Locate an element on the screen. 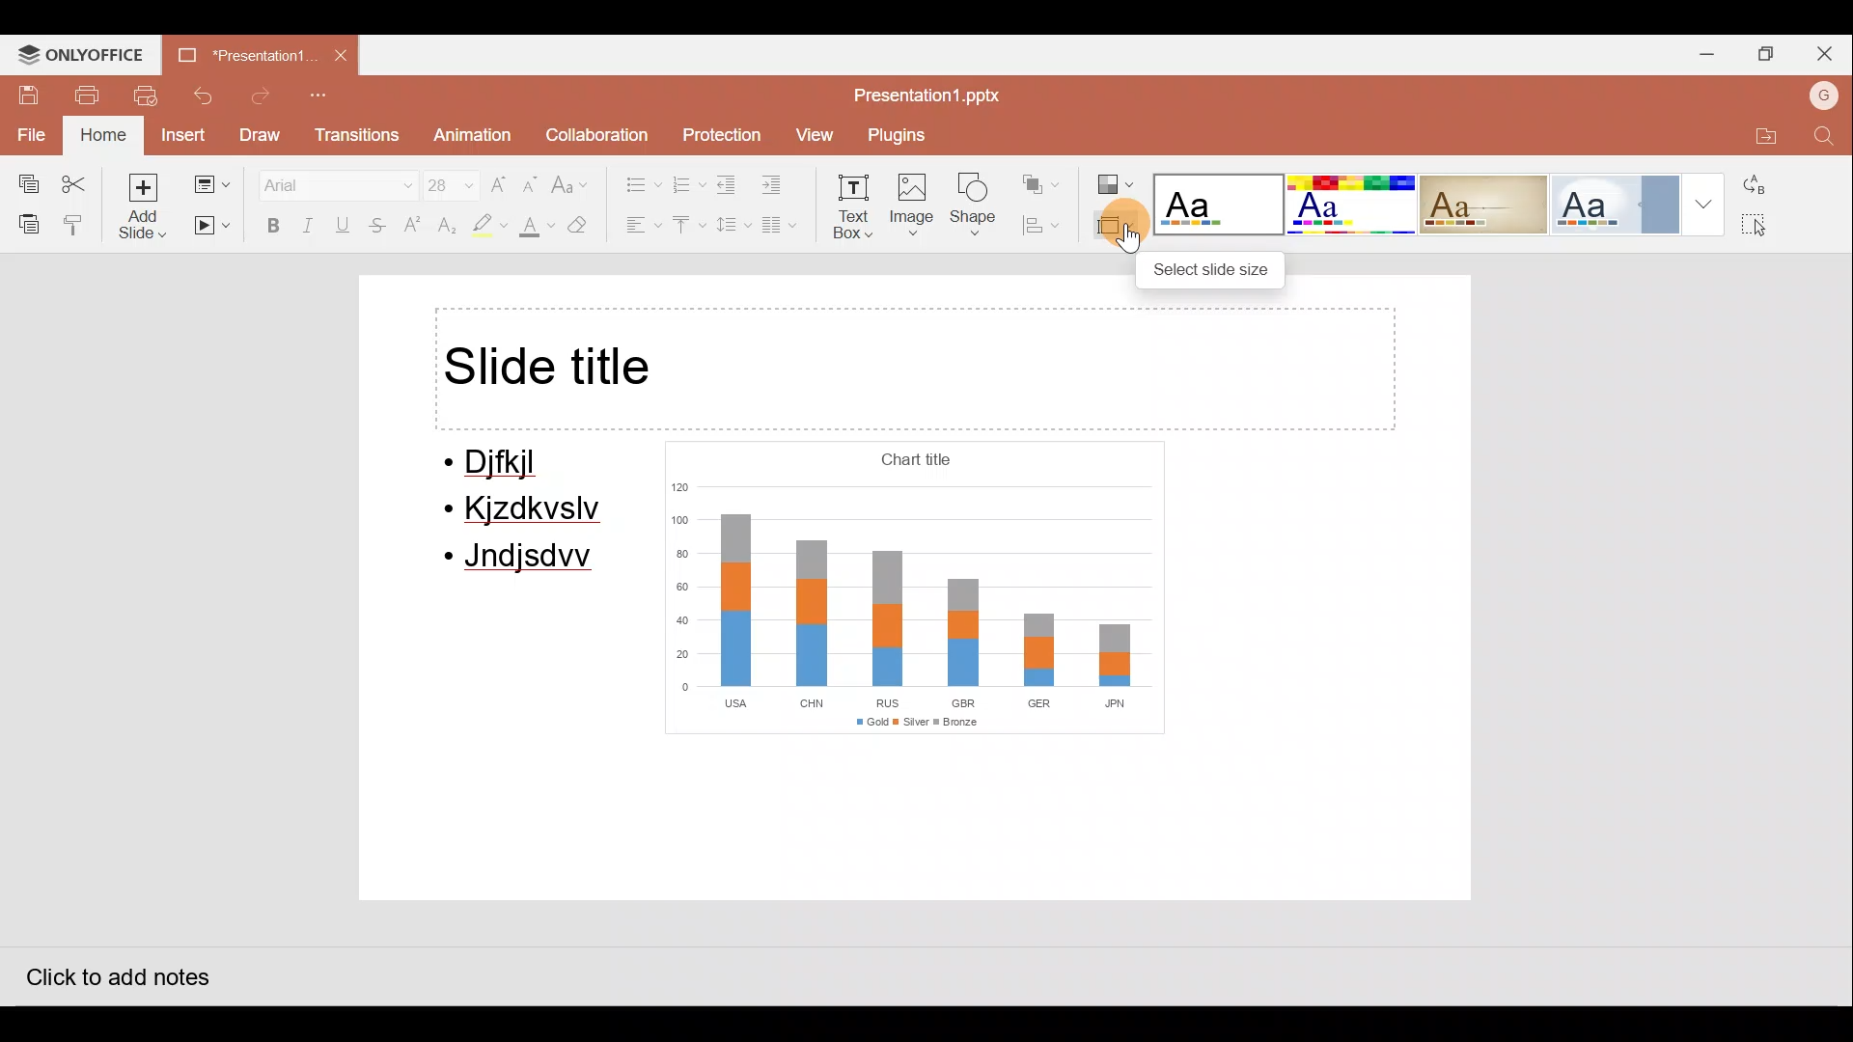 This screenshot has height=1042, width=1853. Horizontal align is located at coordinates (638, 227).